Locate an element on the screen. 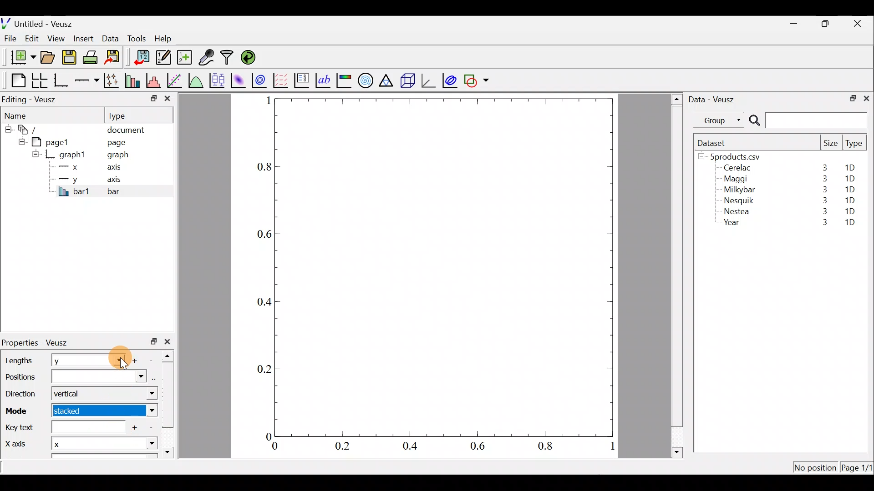 The width and height of the screenshot is (874, 491). Text label is located at coordinates (324, 79).